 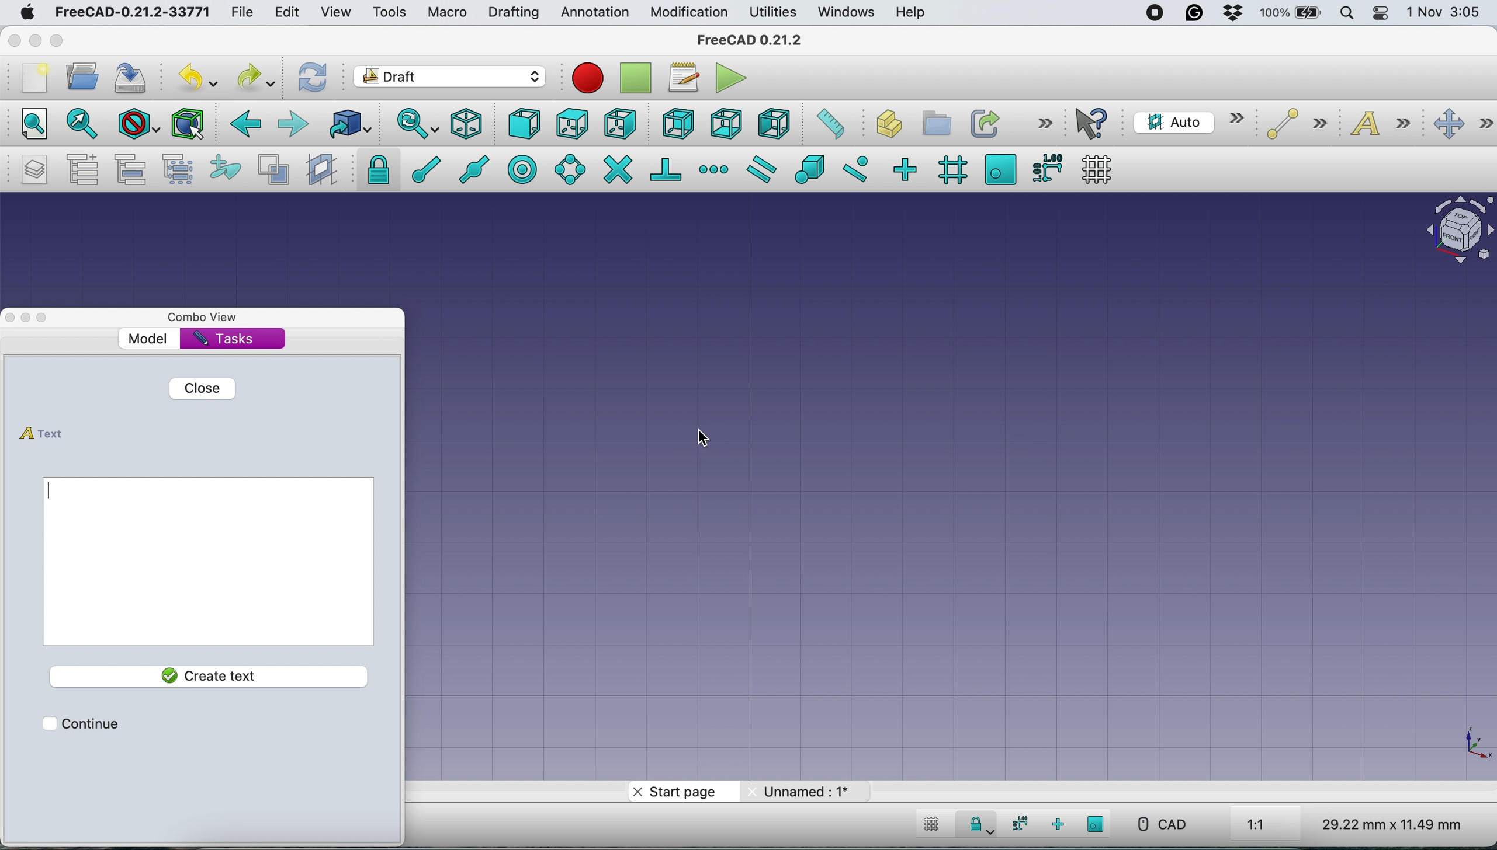 I want to click on text, so click(x=1377, y=124).